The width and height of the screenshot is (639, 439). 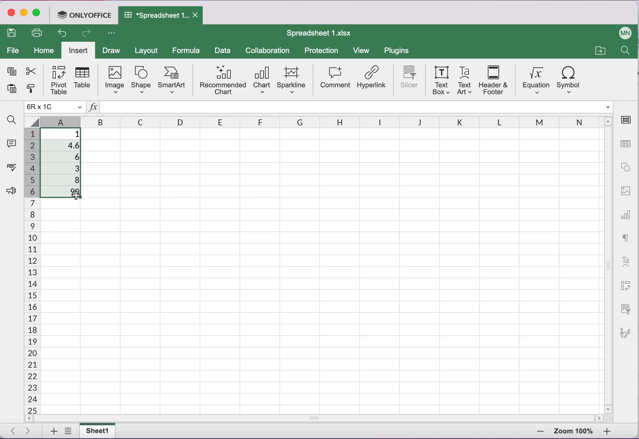 I want to click on sparkline, so click(x=292, y=80).